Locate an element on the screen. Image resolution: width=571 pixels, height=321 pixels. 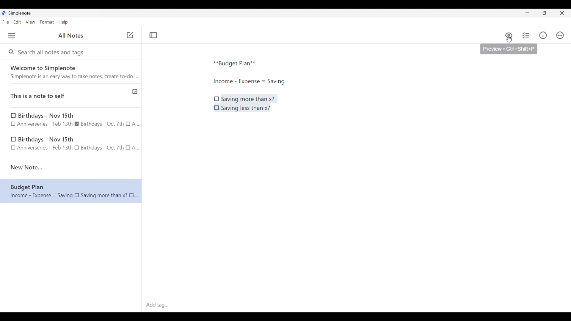
Click to type in tags is located at coordinates (356, 305).